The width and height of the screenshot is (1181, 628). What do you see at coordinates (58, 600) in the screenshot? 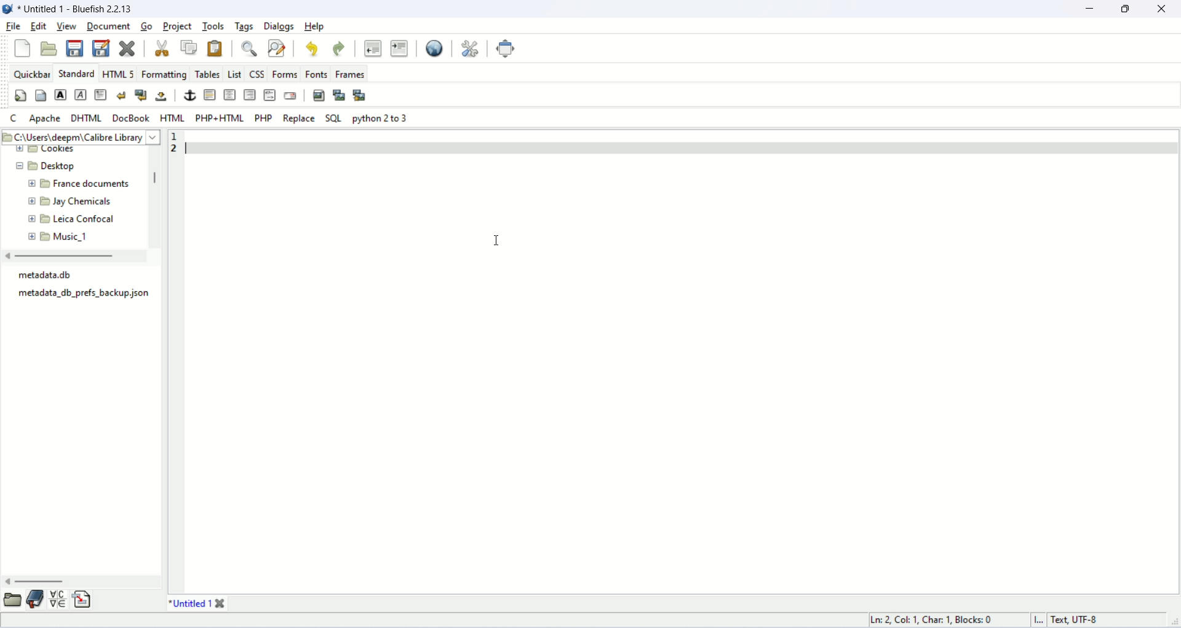
I see `char map` at bounding box center [58, 600].